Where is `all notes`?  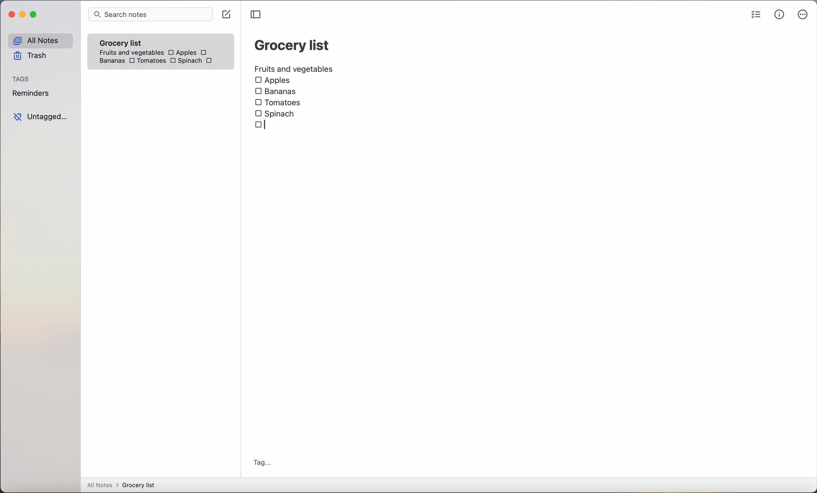
all notes is located at coordinates (40, 41).